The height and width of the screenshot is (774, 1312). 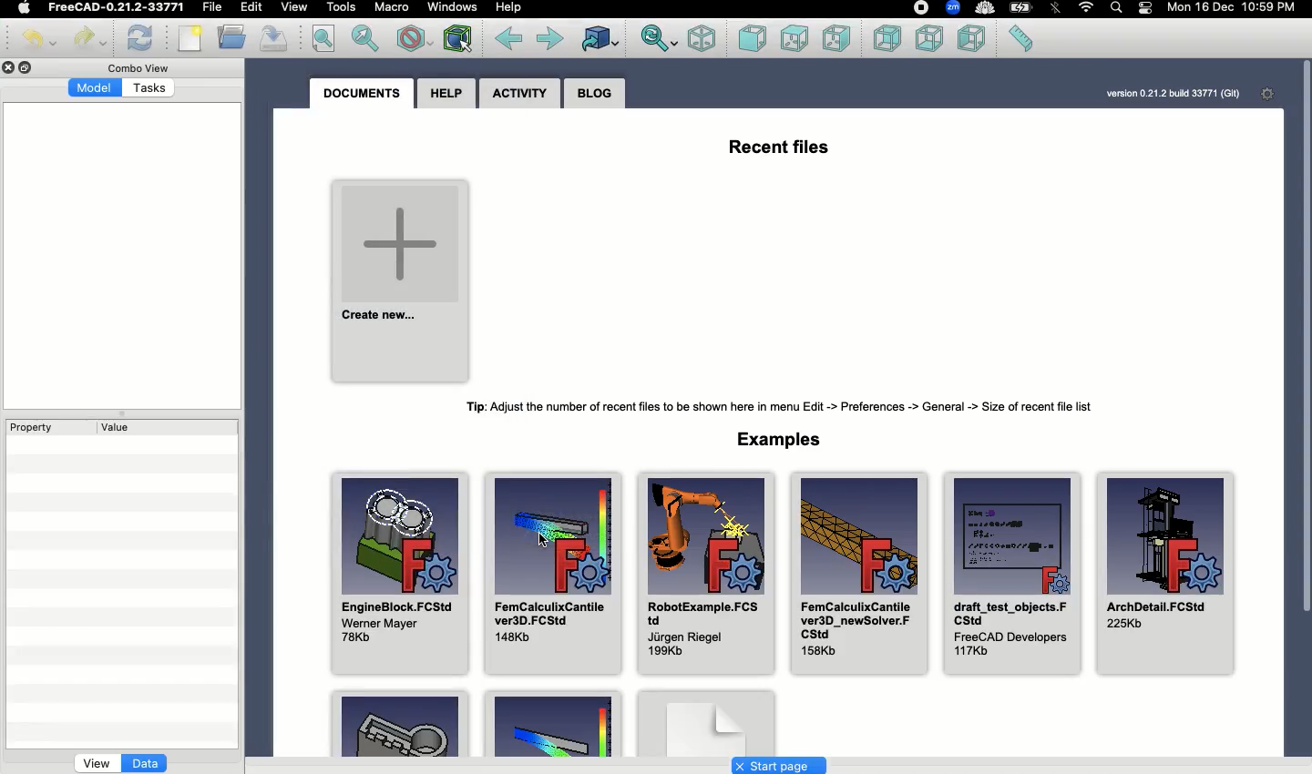 What do you see at coordinates (705, 721) in the screenshot?
I see `Example 3` at bounding box center [705, 721].